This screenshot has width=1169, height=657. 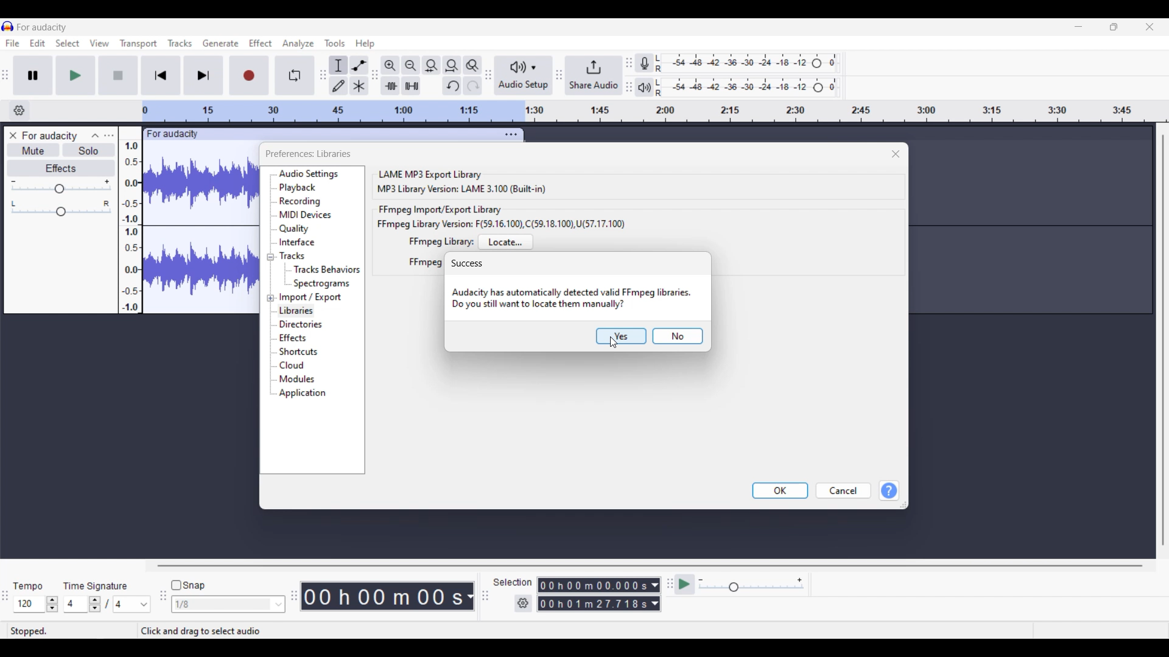 What do you see at coordinates (339, 86) in the screenshot?
I see `Draw tool` at bounding box center [339, 86].